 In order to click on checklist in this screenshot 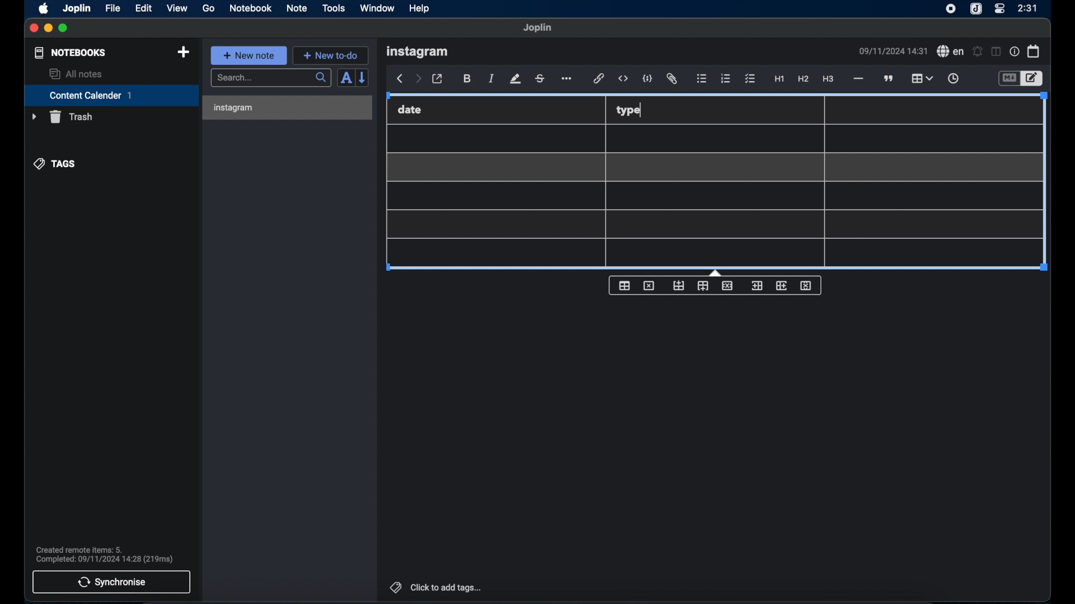, I will do `click(751, 79)`.